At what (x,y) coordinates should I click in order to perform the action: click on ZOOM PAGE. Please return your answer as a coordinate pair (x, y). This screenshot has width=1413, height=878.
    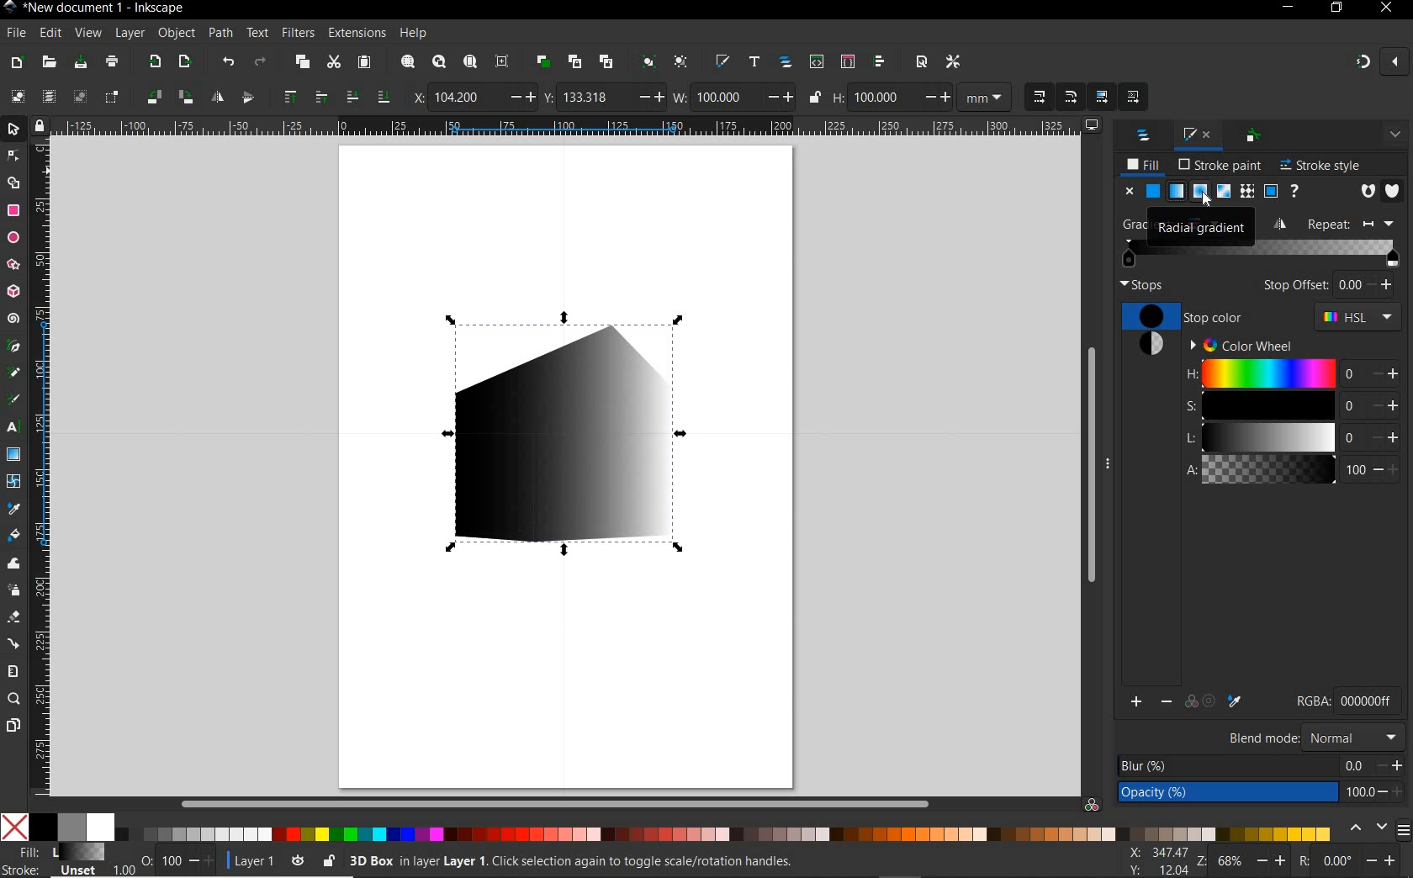
    Looking at the image, I should click on (469, 63).